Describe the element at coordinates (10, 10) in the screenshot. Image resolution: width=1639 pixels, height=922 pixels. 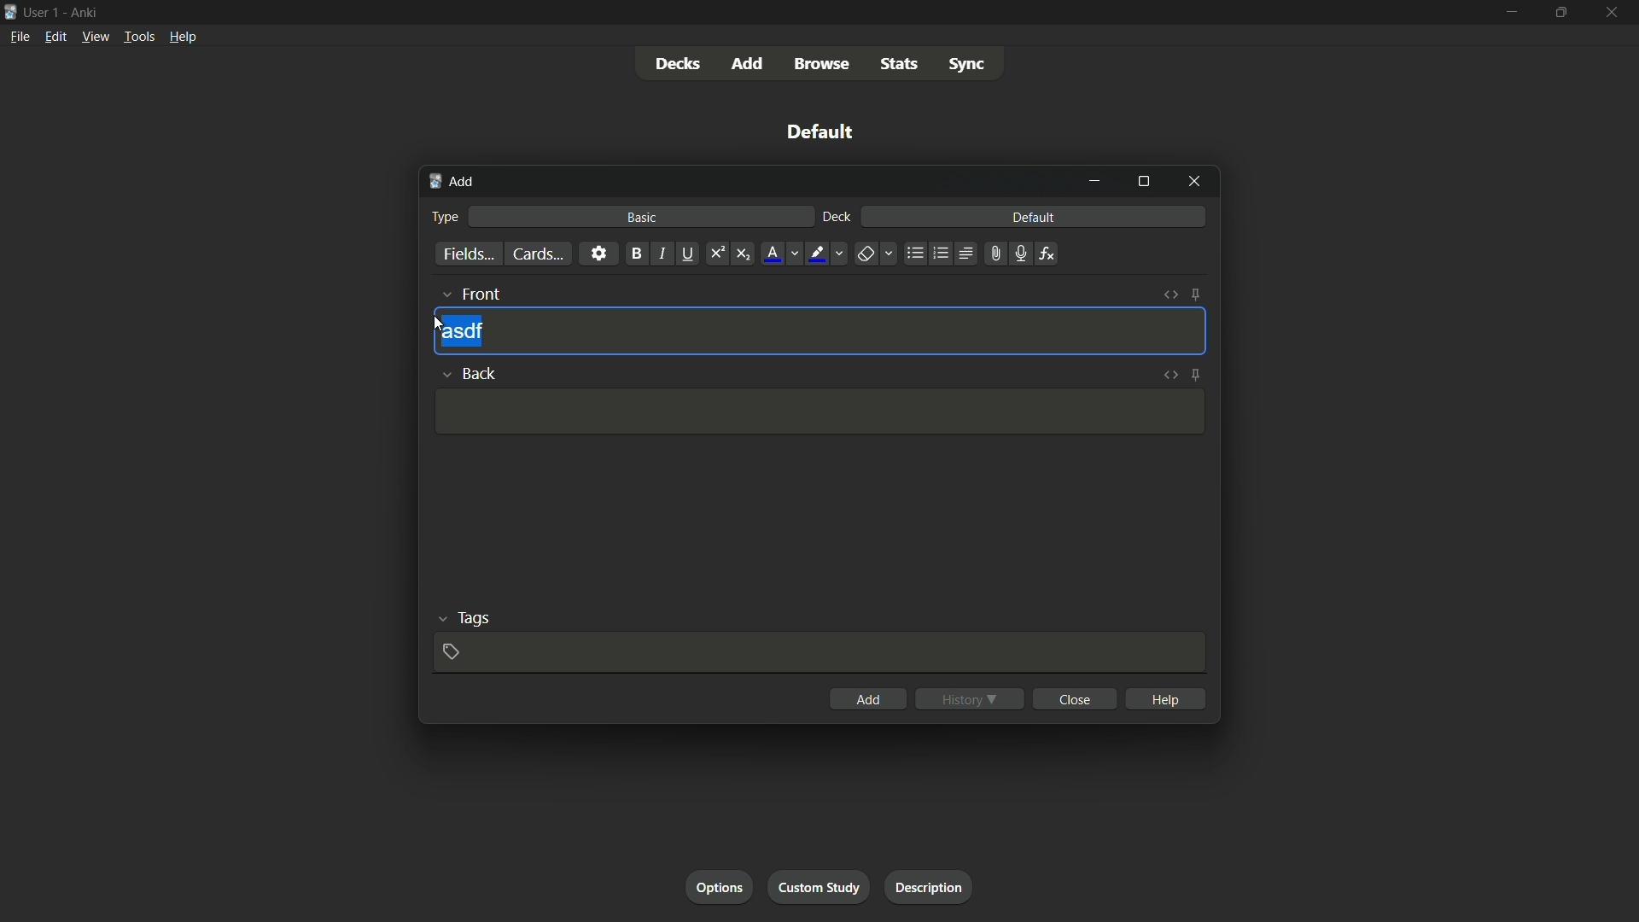
I see `icon` at that location.